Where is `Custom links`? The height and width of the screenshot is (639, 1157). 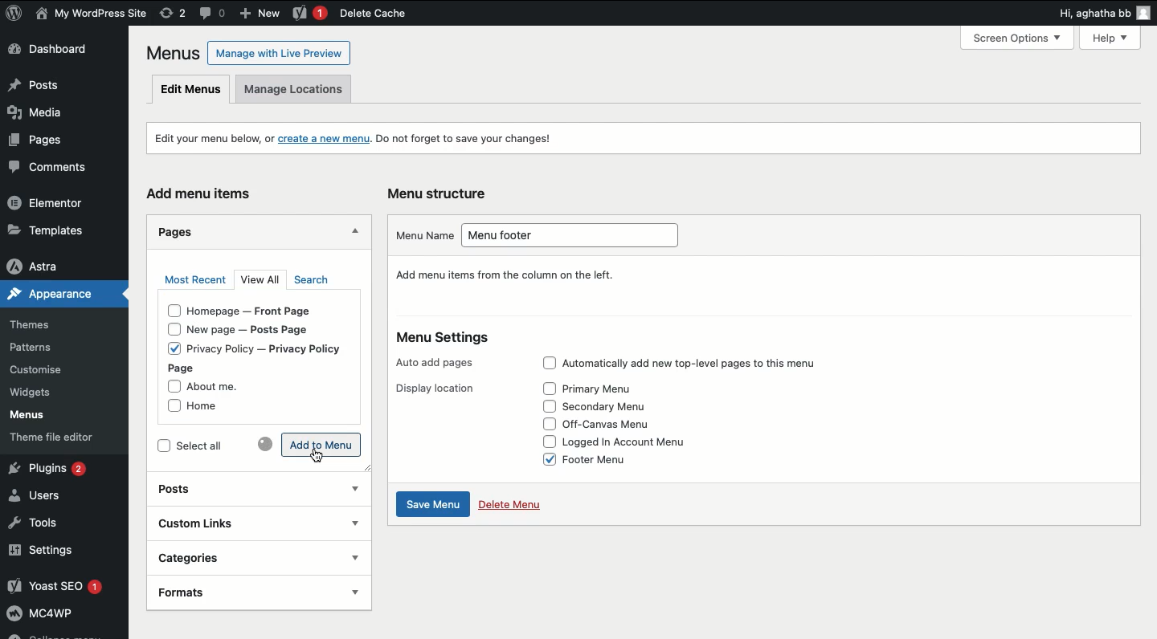
Custom links is located at coordinates (238, 523).